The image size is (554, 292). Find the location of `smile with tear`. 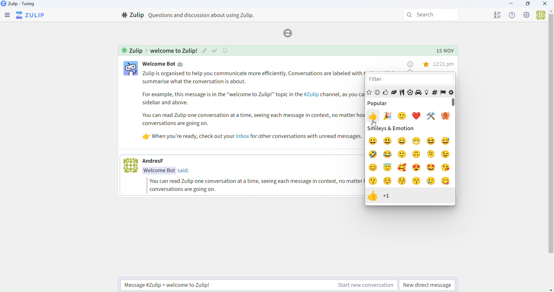

smile with tear is located at coordinates (432, 182).